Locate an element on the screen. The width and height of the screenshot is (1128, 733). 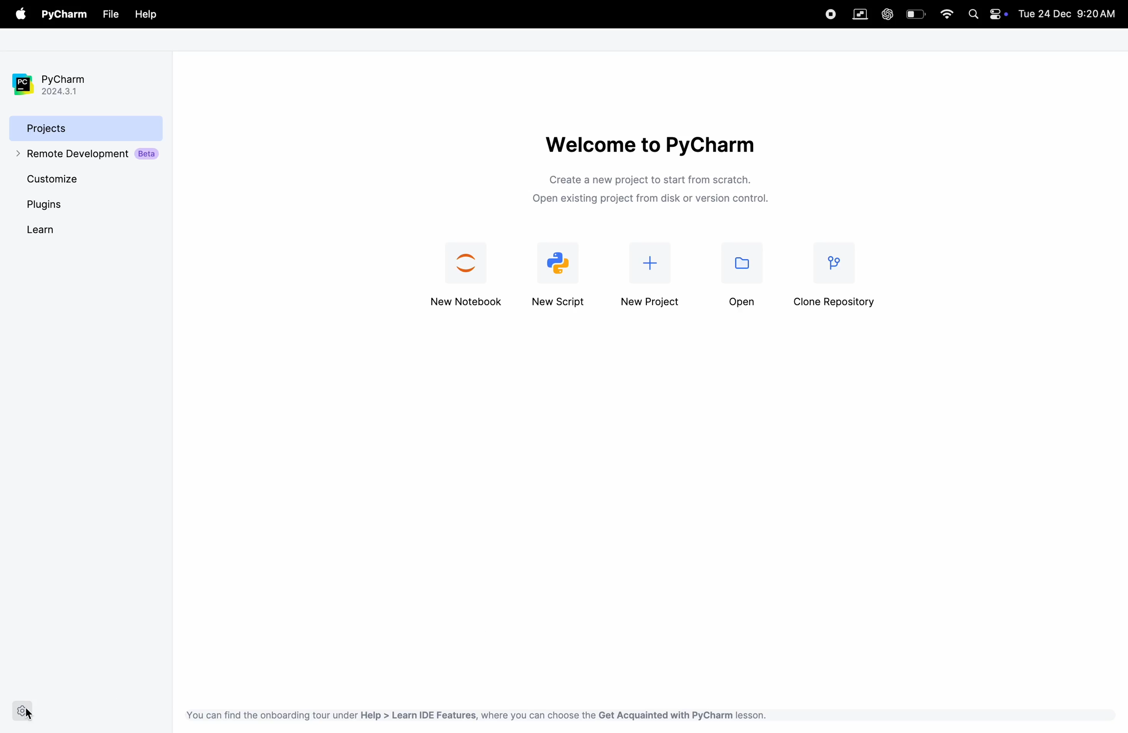
new project is located at coordinates (652, 278).